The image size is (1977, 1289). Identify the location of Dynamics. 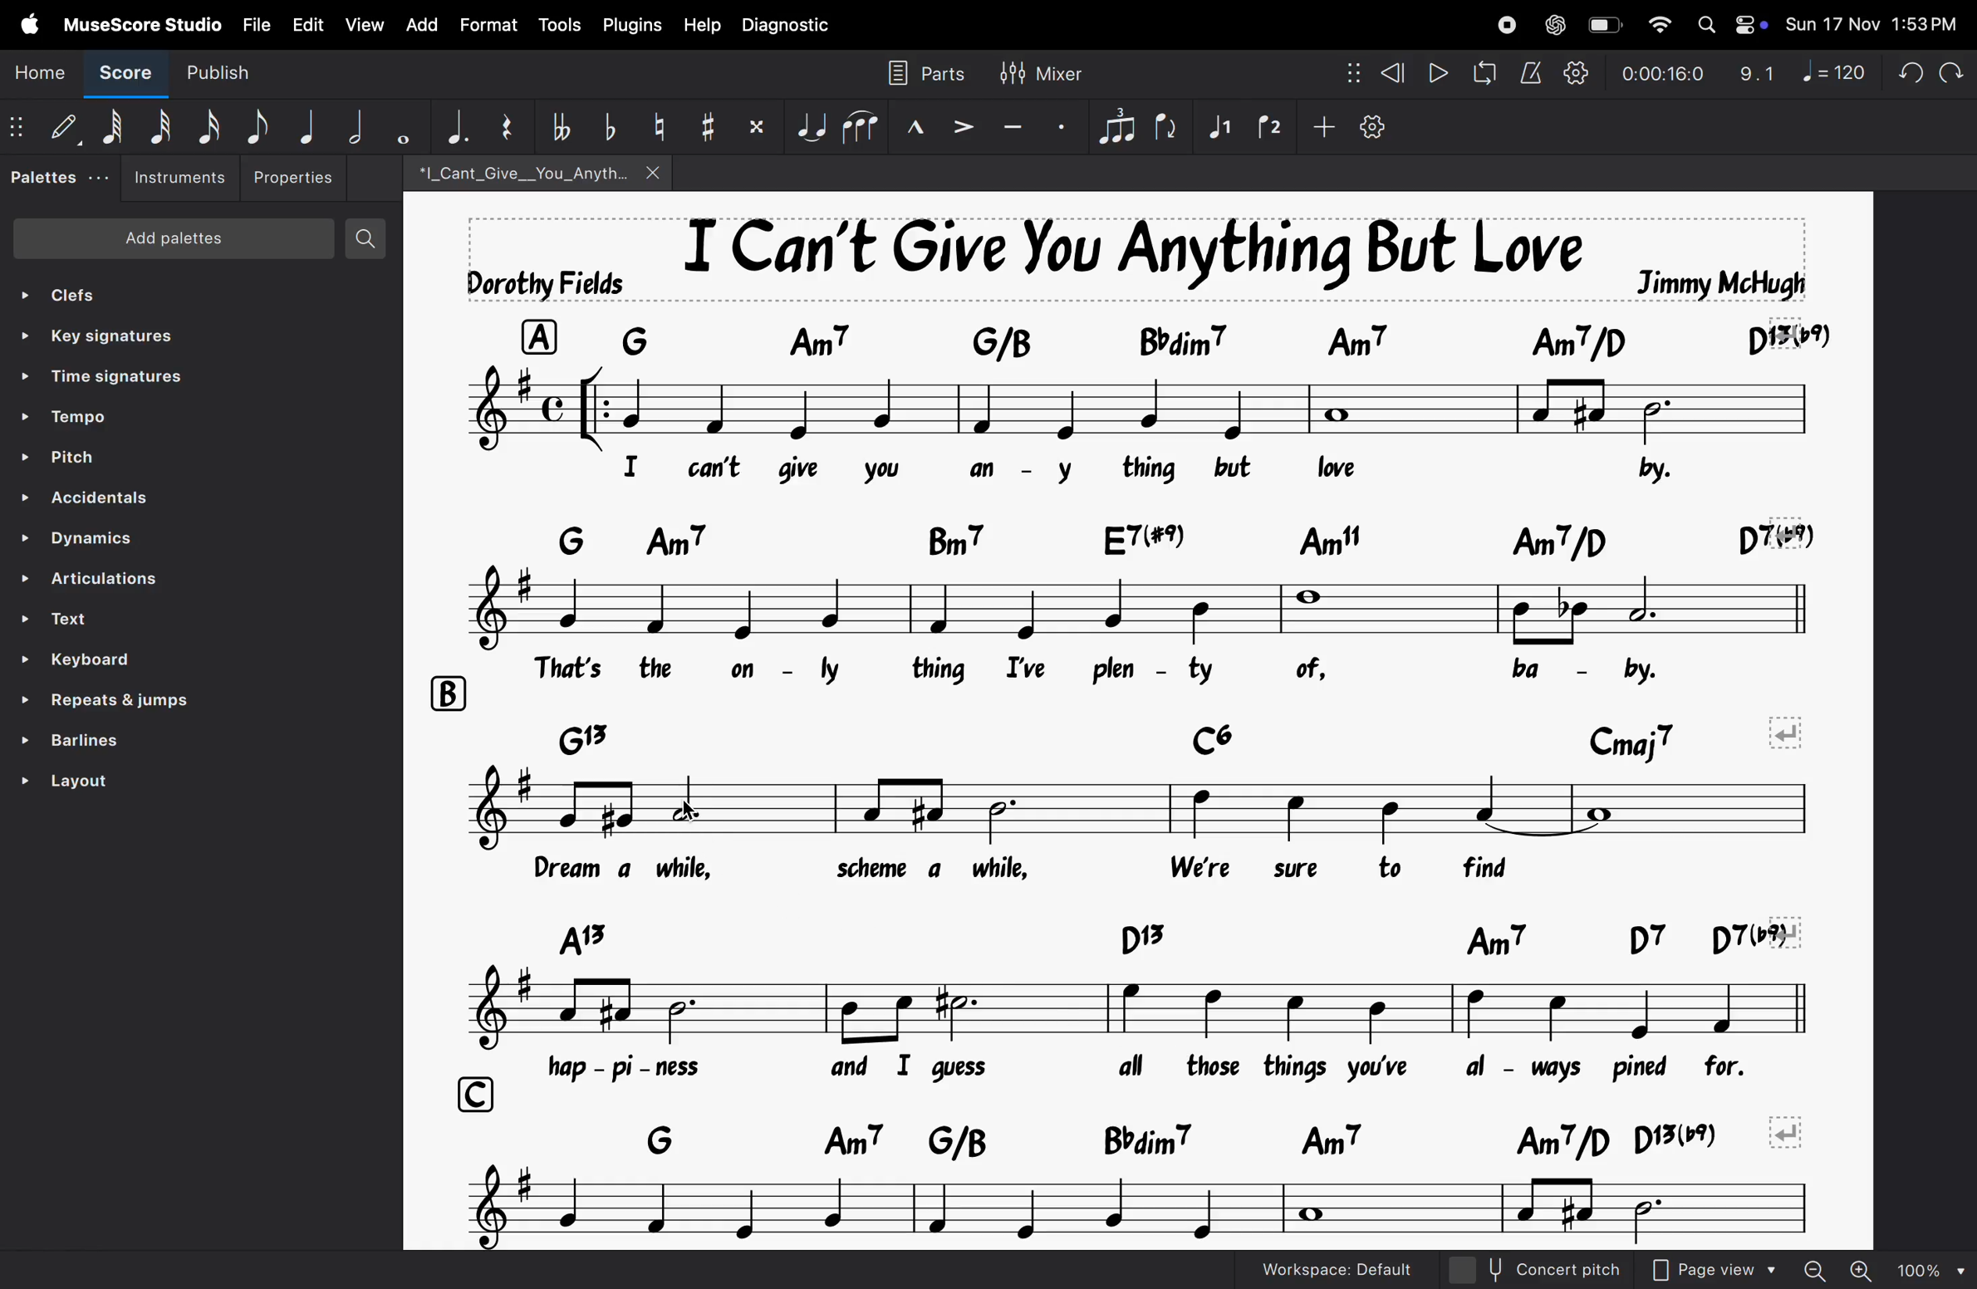
(87, 537).